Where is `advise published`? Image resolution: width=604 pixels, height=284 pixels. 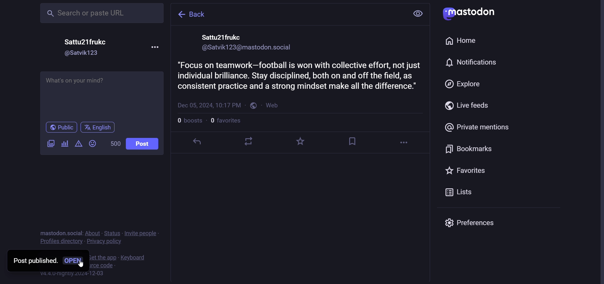 advise published is located at coordinates (302, 76).